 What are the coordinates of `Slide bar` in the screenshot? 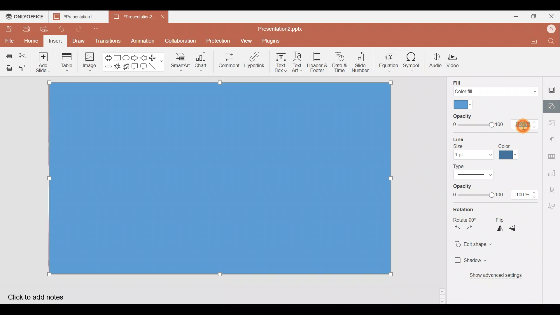 It's located at (440, 296).